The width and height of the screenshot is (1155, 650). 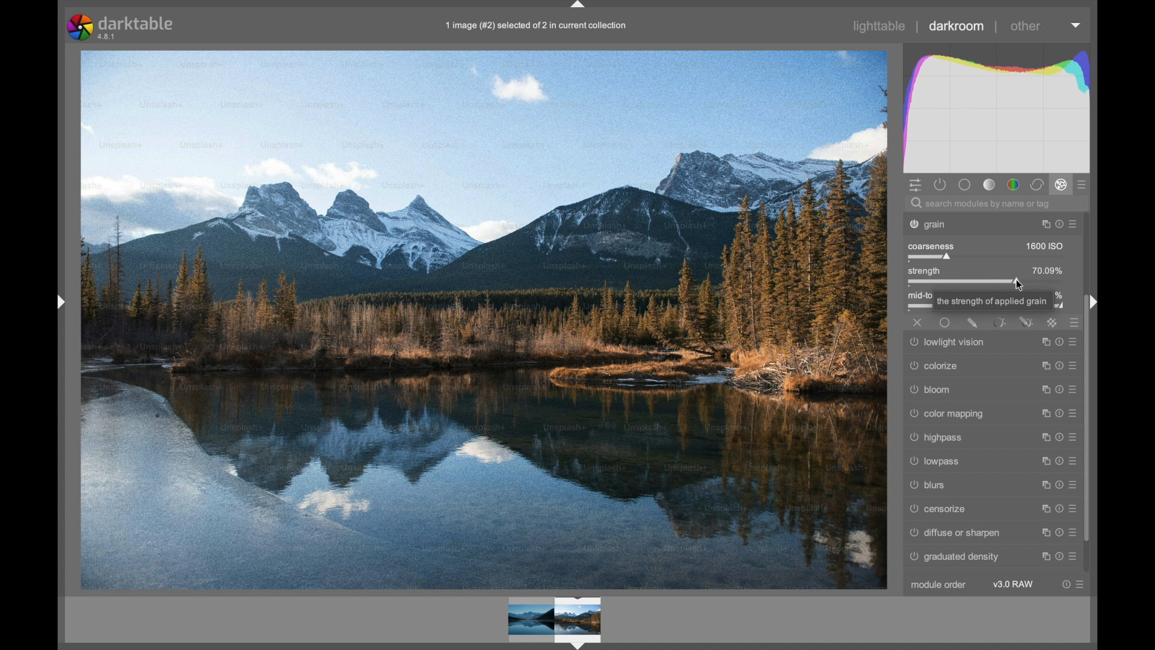 I want to click on Drag handle, so click(x=59, y=301).